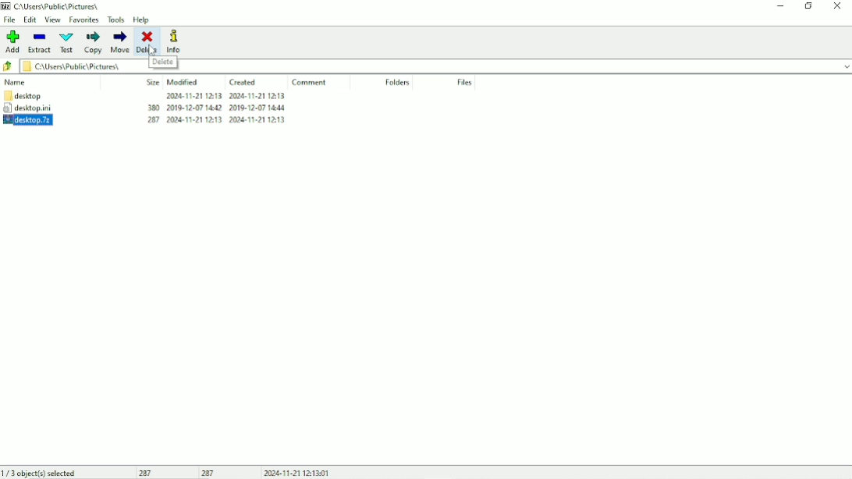 The image size is (852, 479). What do you see at coordinates (164, 63) in the screenshot?
I see `Delete` at bounding box center [164, 63].